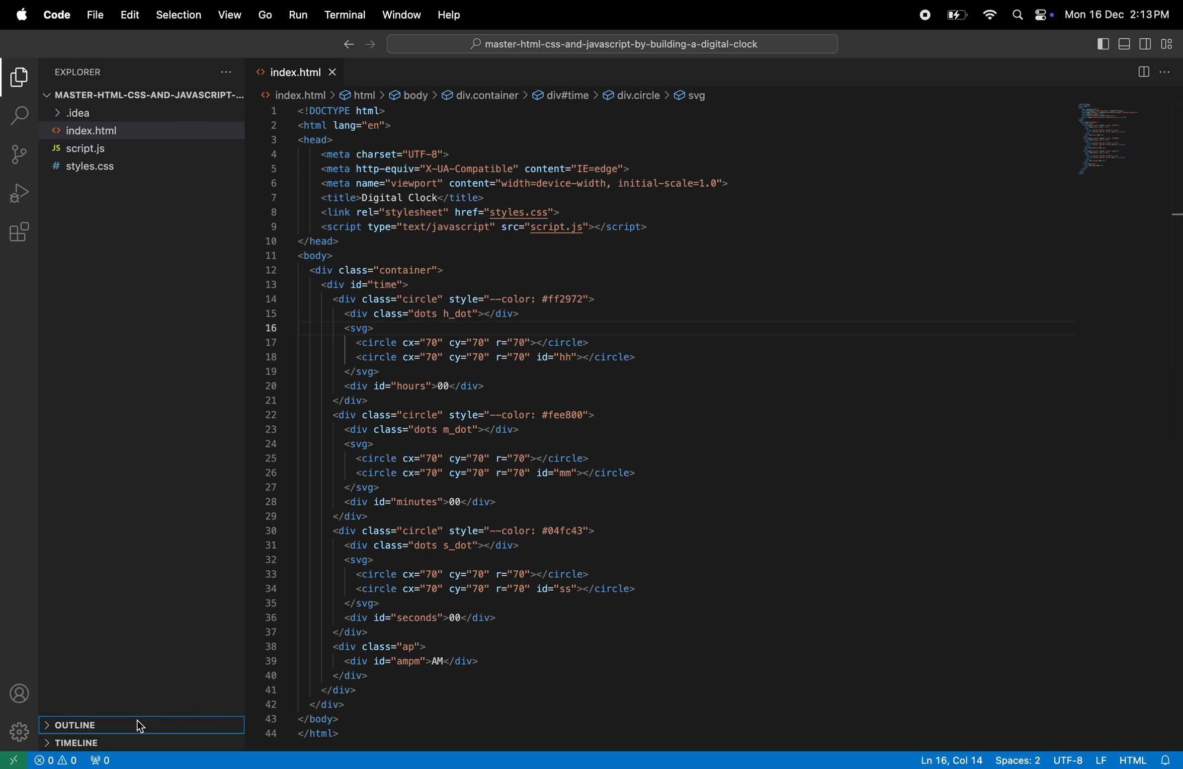 The image size is (1183, 769). What do you see at coordinates (18, 78) in the screenshot?
I see `explorer` at bounding box center [18, 78].